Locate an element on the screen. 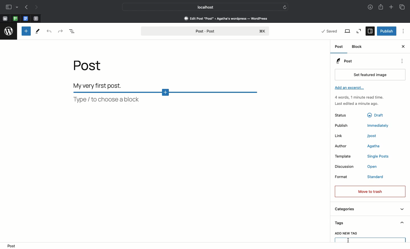  Previous page is located at coordinates (26, 7).